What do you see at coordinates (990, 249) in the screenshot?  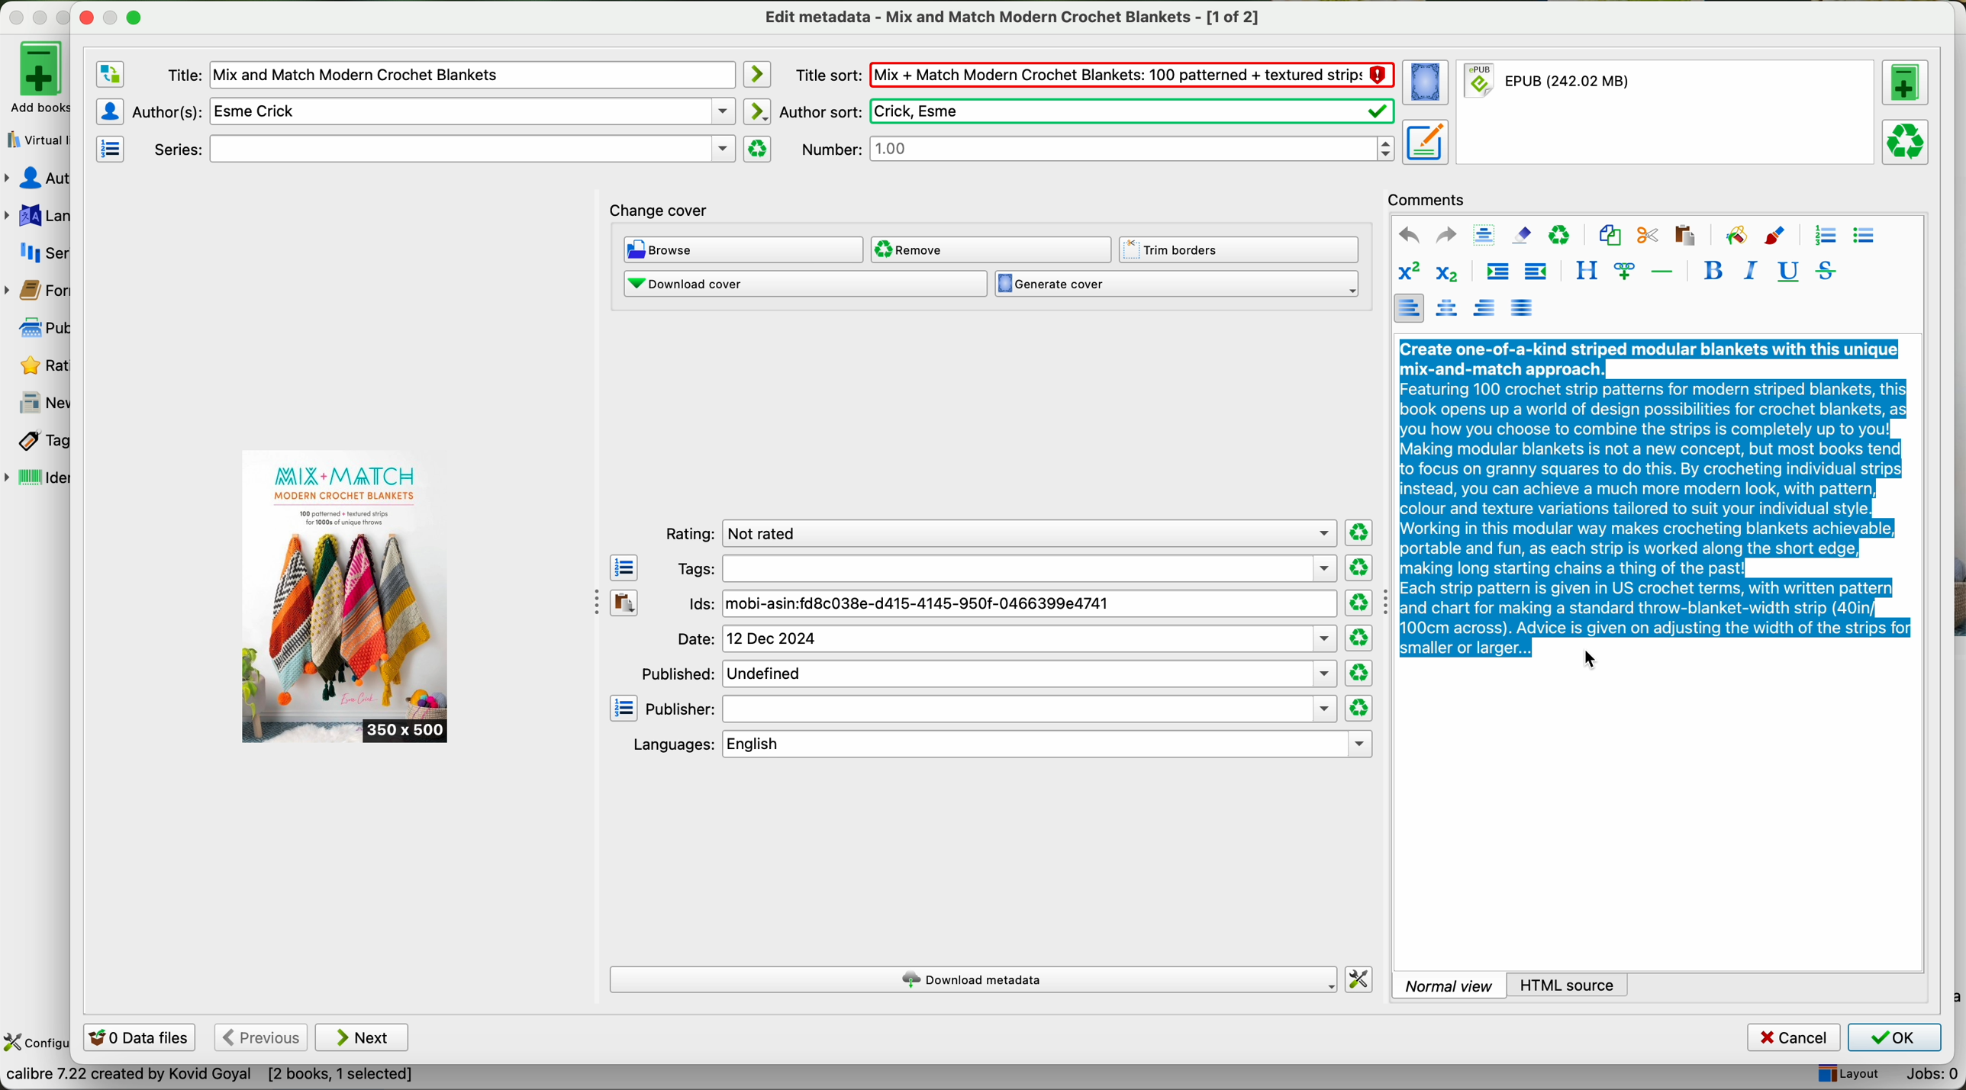 I see `remove` at bounding box center [990, 249].